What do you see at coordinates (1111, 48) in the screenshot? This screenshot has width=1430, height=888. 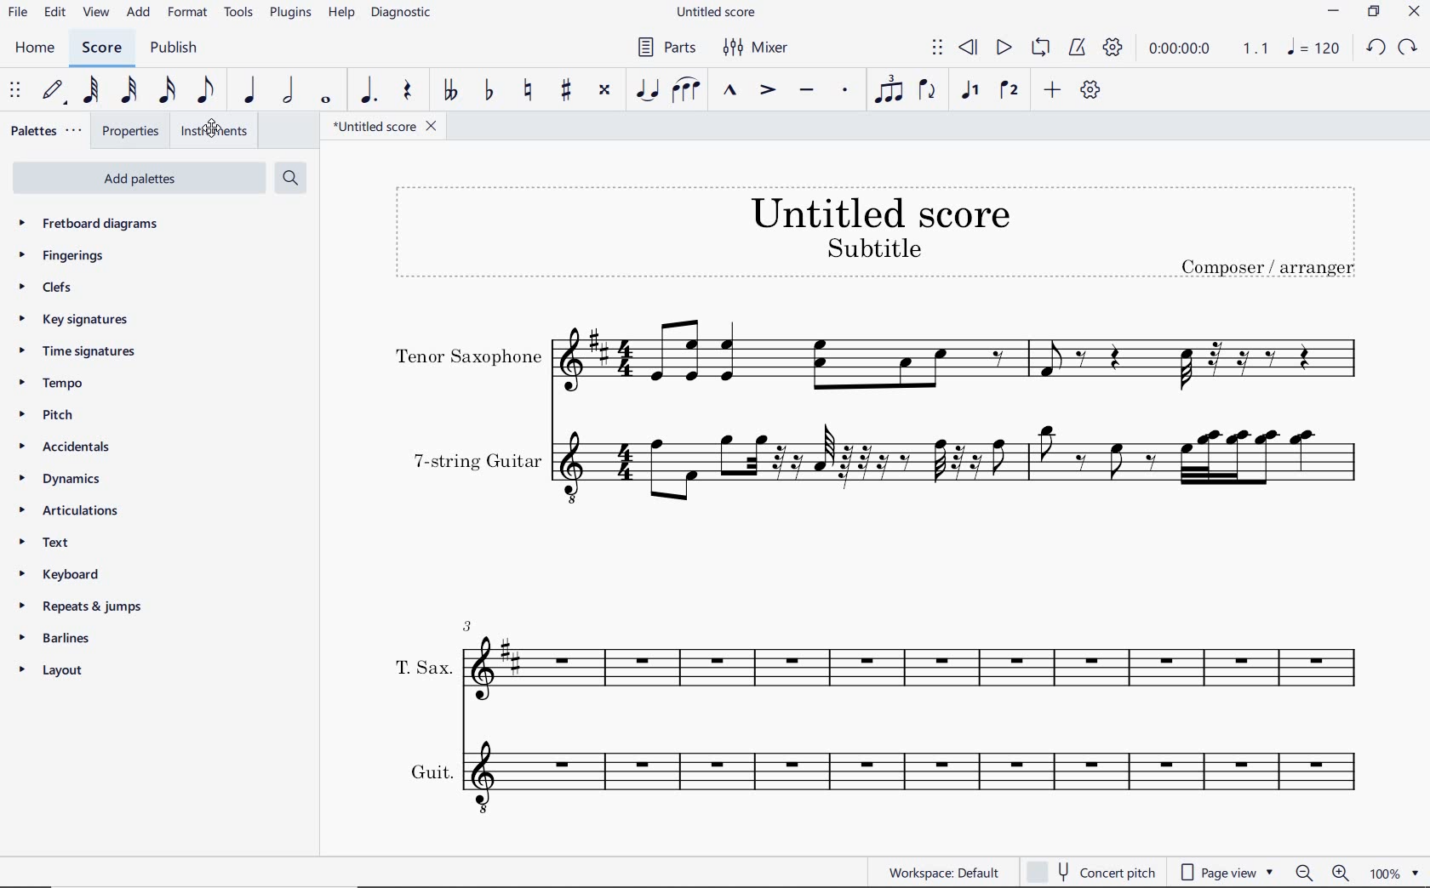 I see `PLAYBACK SETTINGS` at bounding box center [1111, 48].